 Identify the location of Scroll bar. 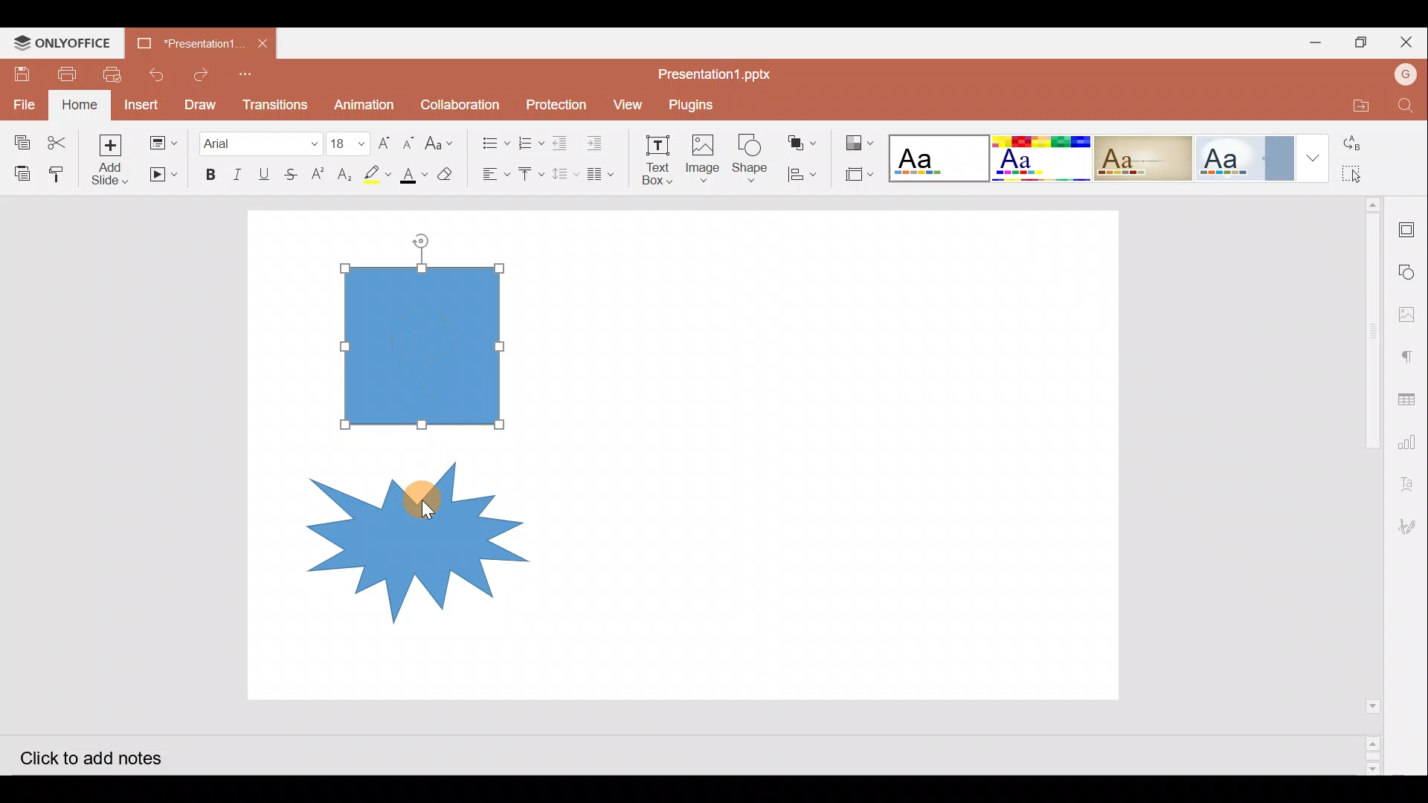
(1363, 485).